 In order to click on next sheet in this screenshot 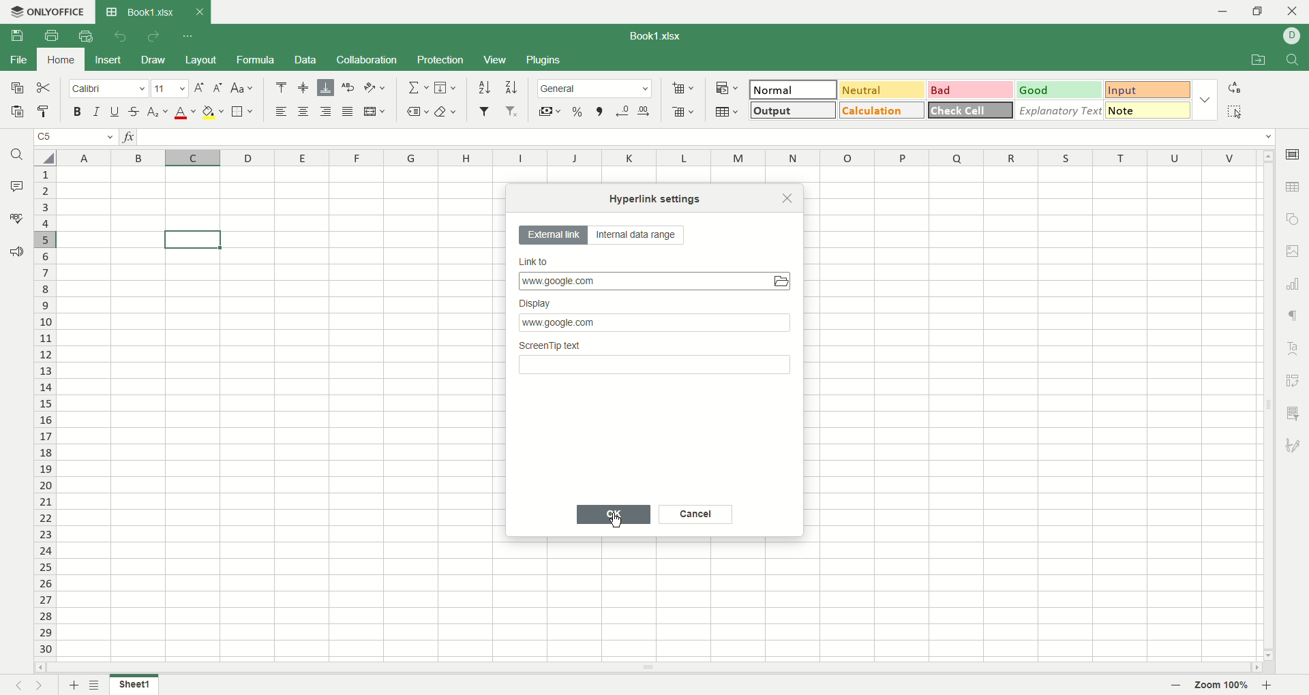, I will do `click(44, 685)`.